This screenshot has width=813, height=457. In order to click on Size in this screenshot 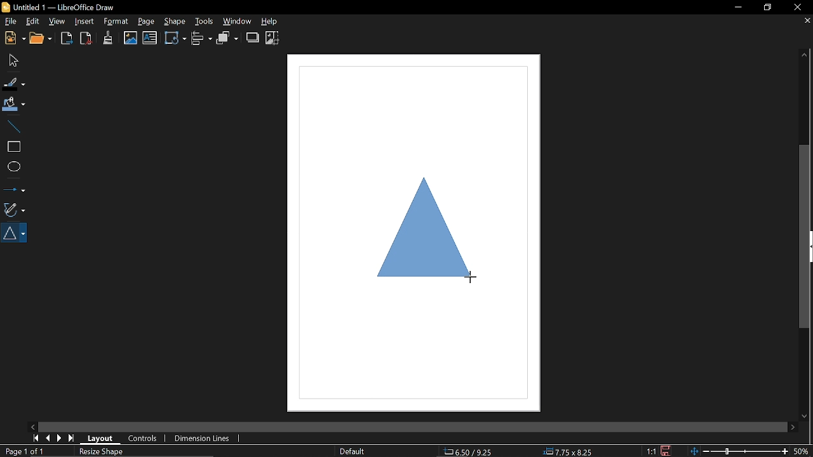, I will do `click(568, 452)`.